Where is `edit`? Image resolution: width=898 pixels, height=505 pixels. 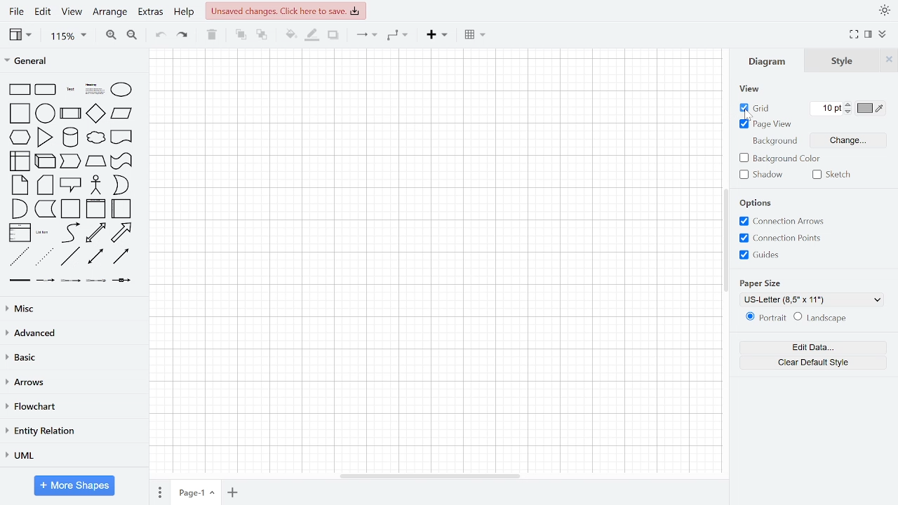 edit is located at coordinates (43, 11).